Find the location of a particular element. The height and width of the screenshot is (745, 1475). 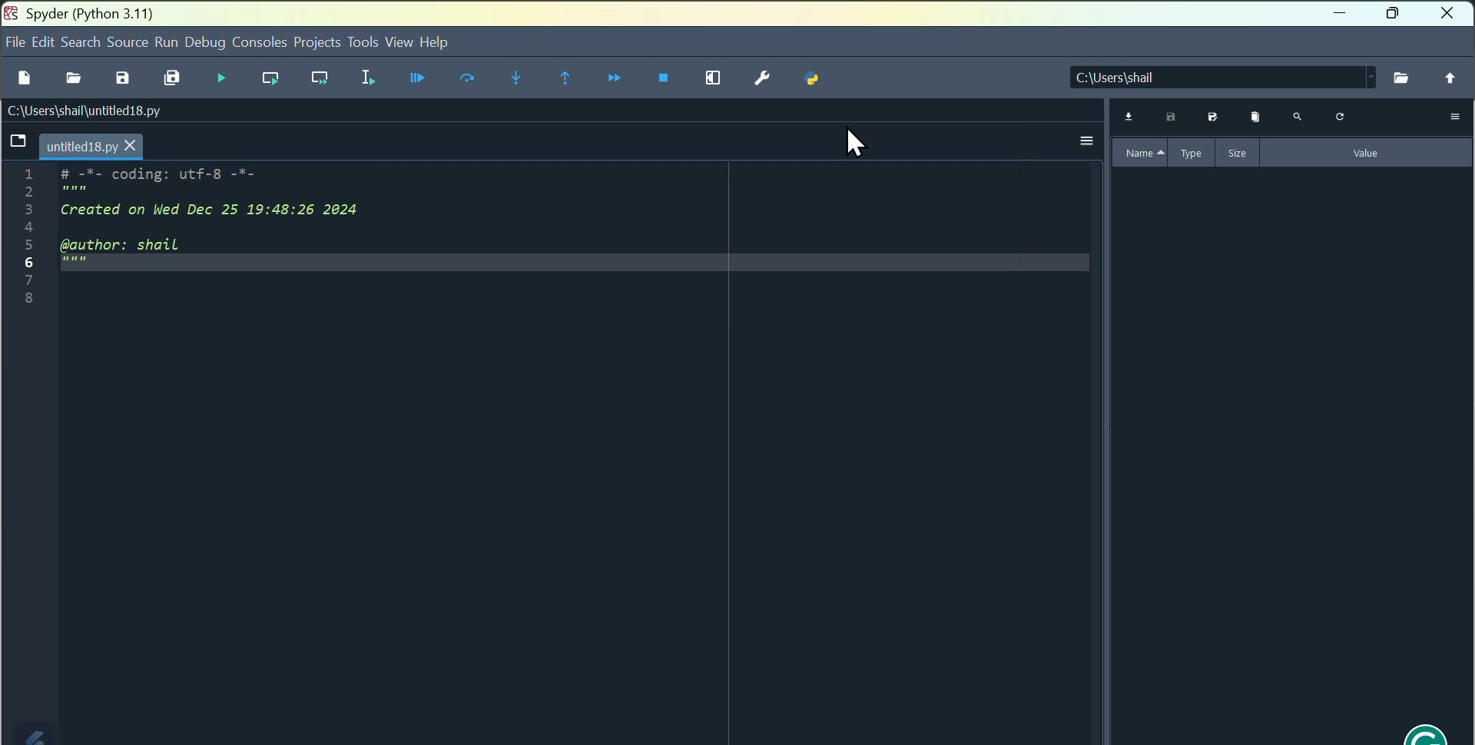

name is located at coordinates (1140, 152).